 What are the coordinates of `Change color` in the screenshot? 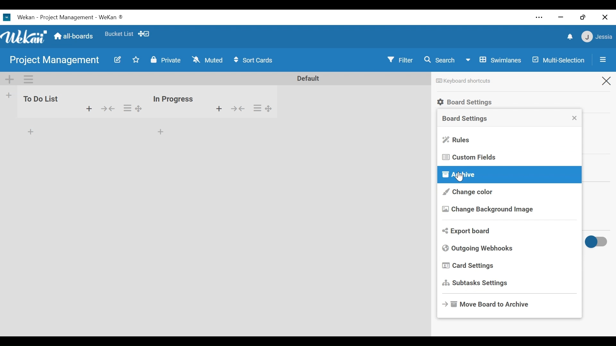 It's located at (469, 193).